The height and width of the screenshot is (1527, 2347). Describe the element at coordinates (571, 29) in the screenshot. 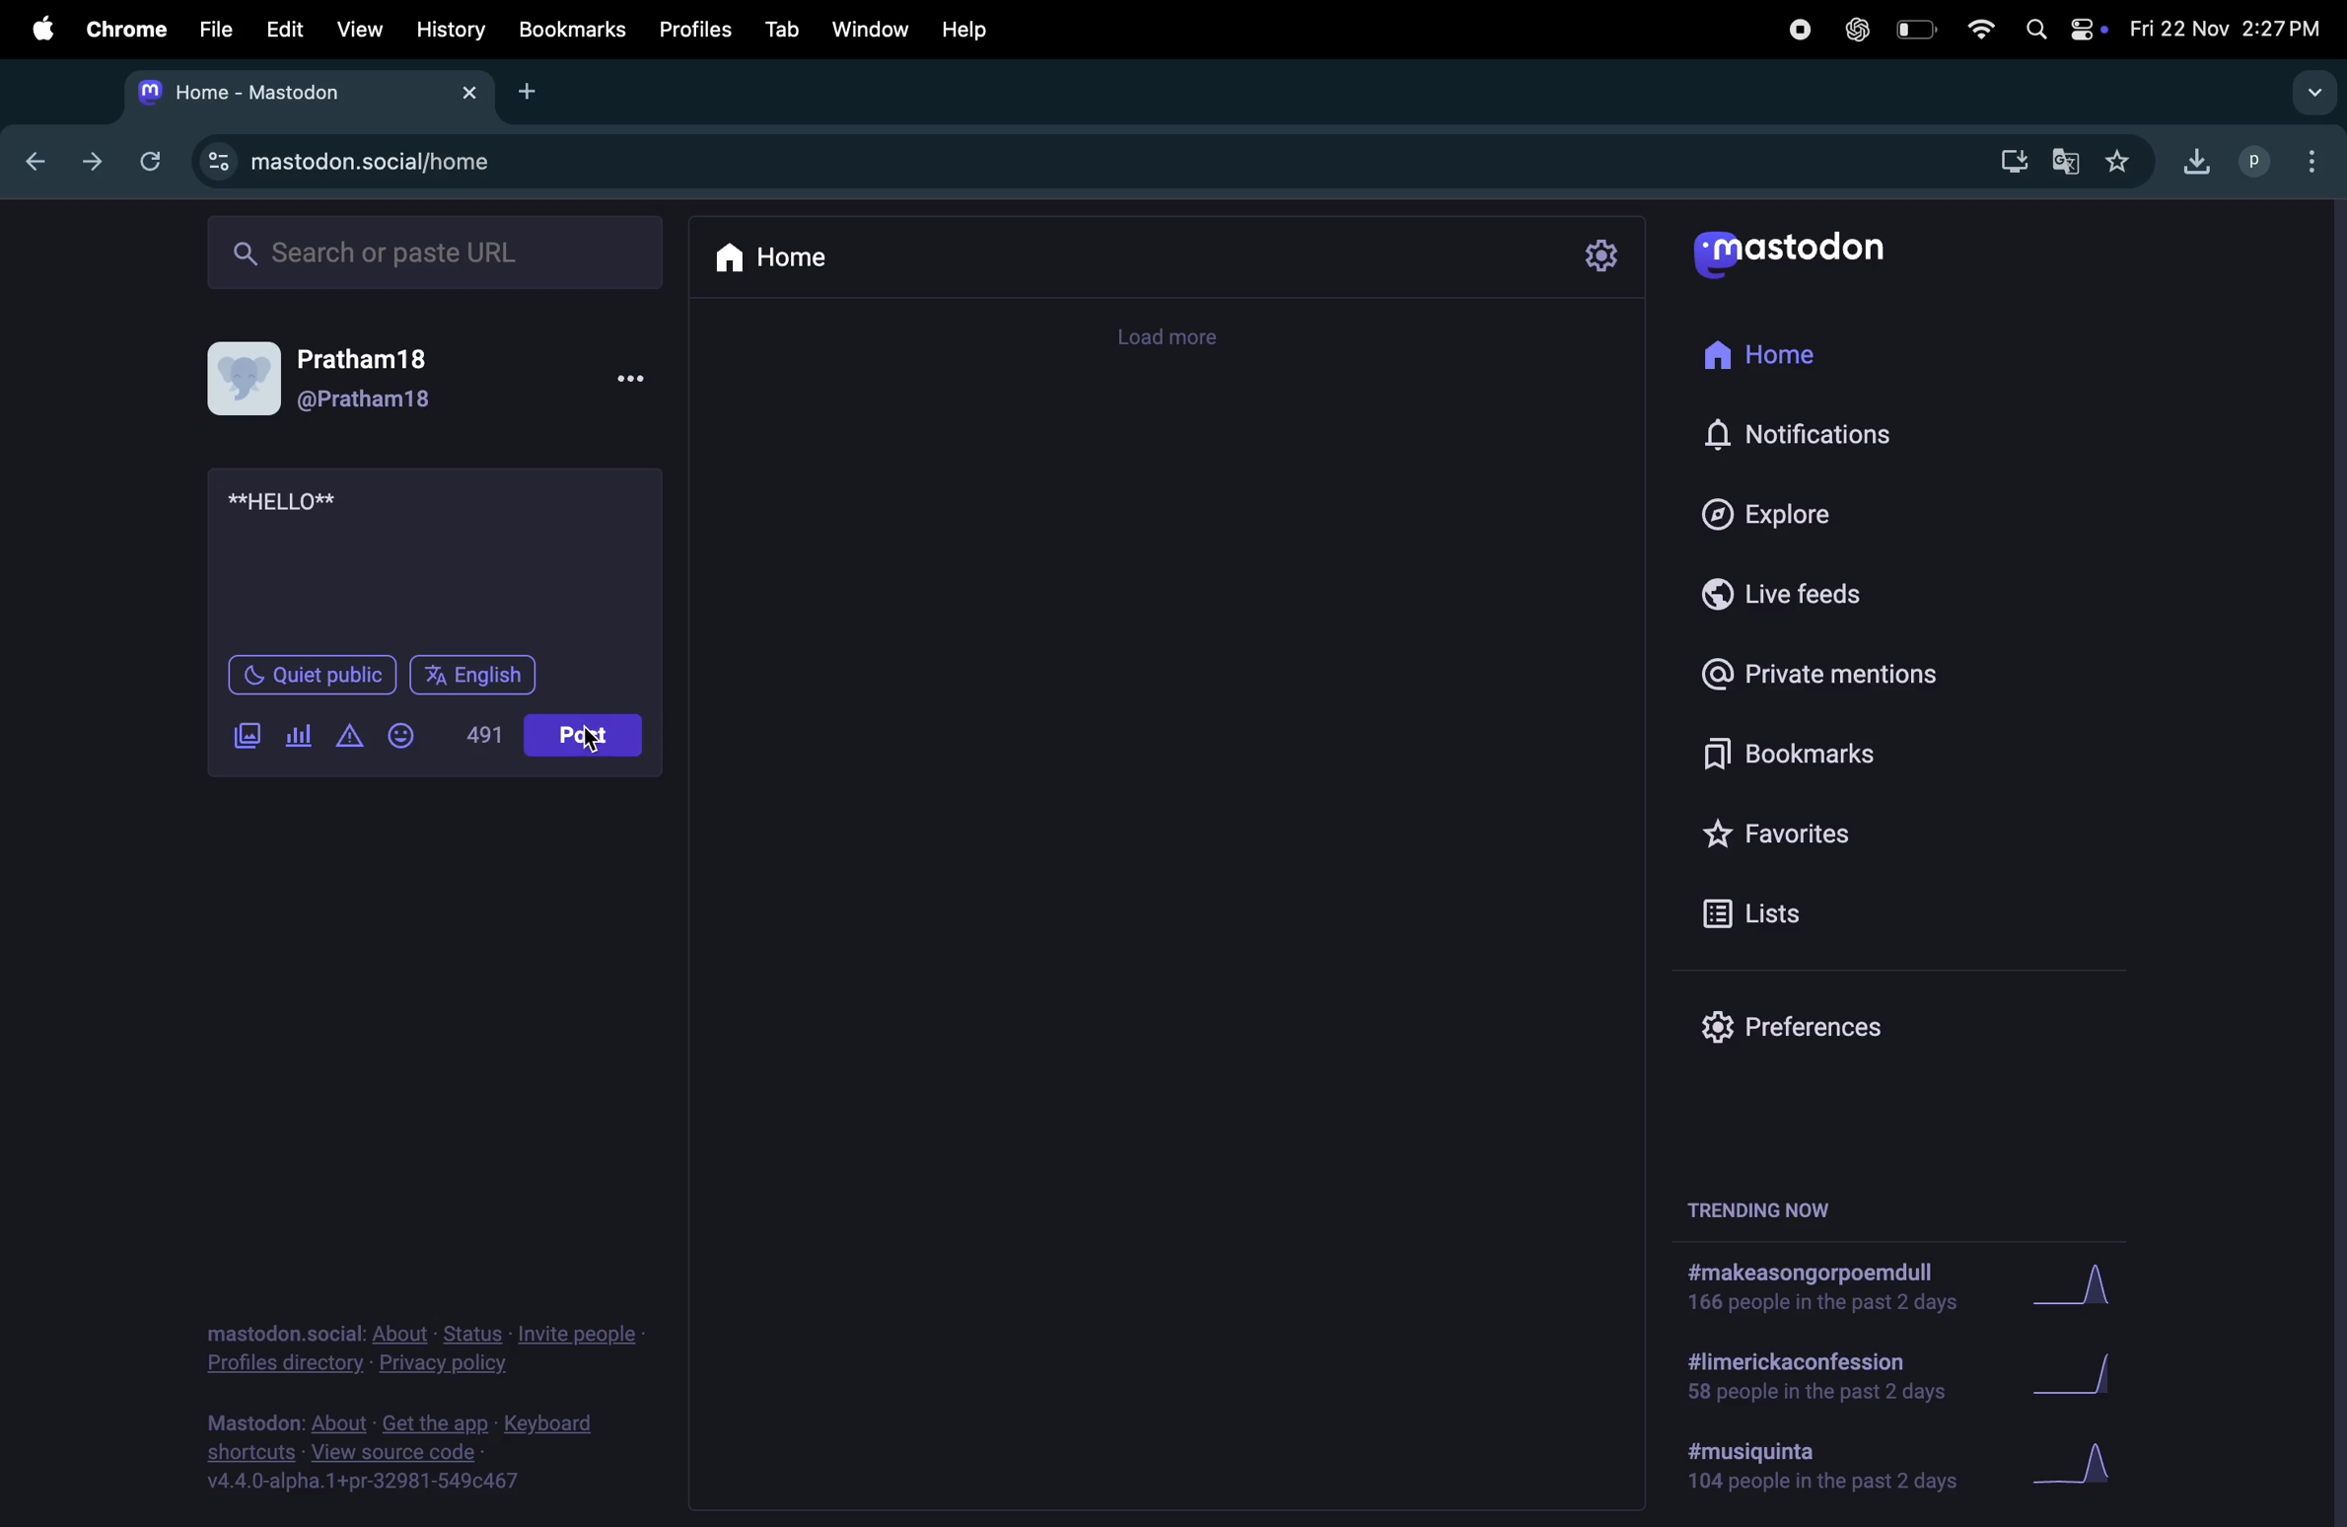

I see `bookmarks` at that location.